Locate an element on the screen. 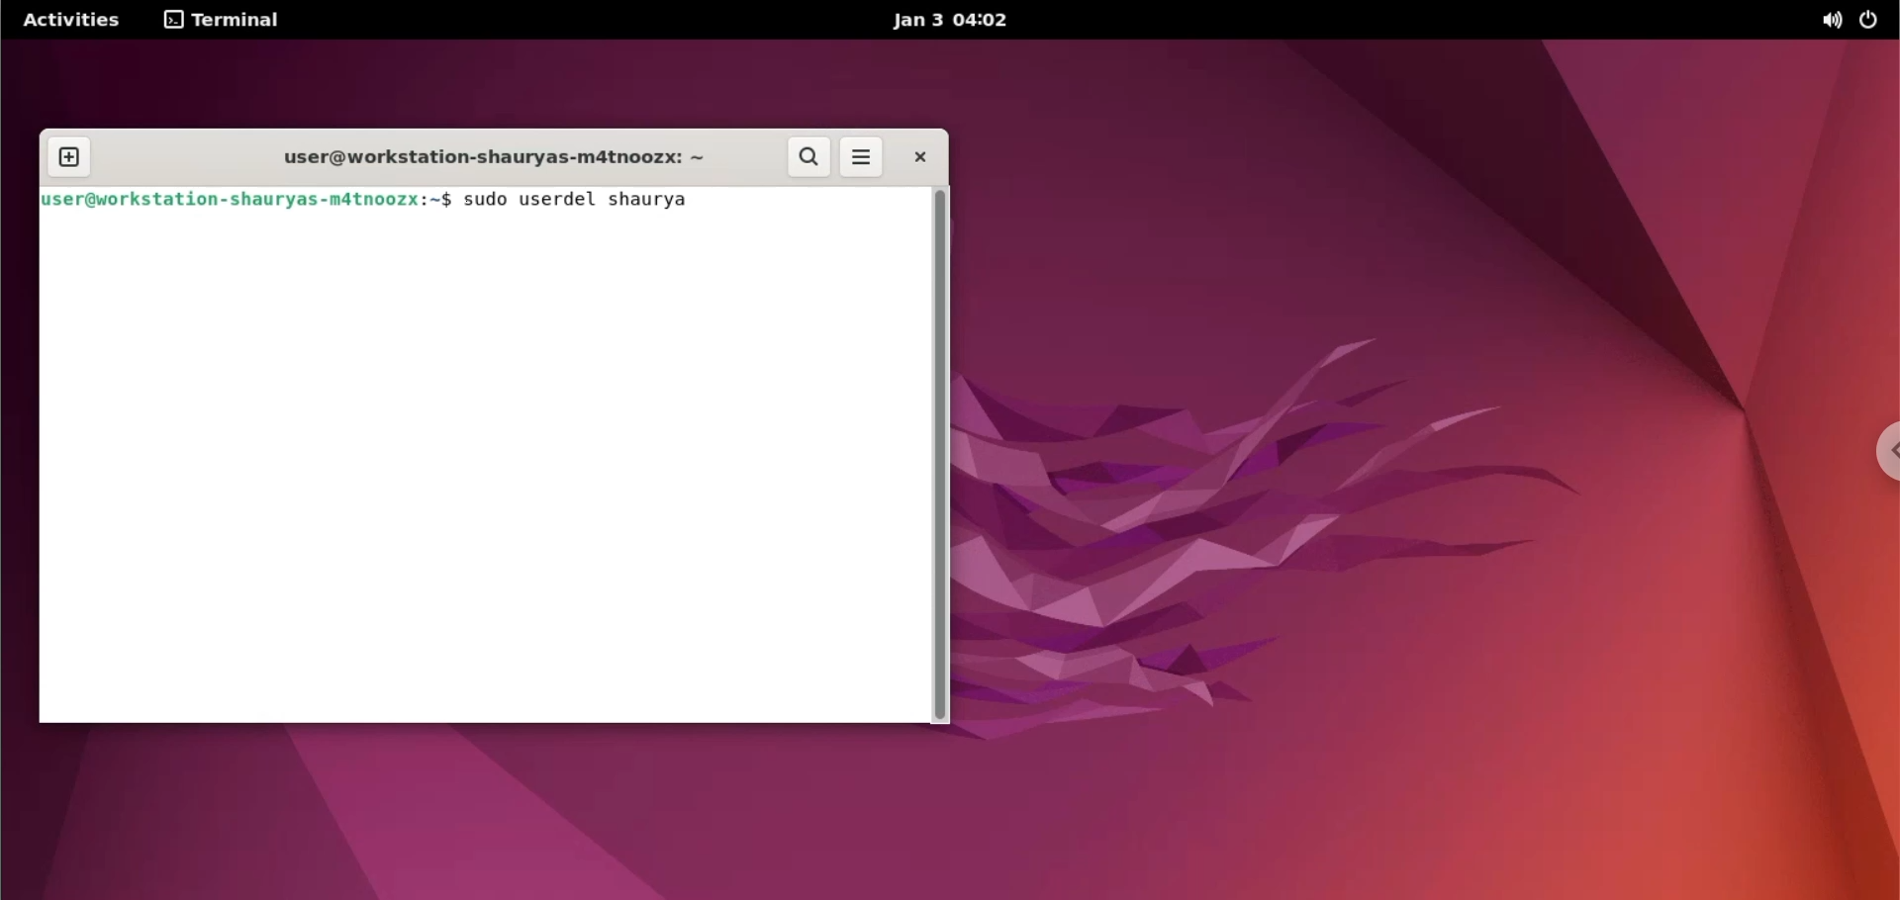 This screenshot has height=900, width=1900. user@workstation-shauryas-m4tnoozx: ~ is located at coordinates (497, 156).